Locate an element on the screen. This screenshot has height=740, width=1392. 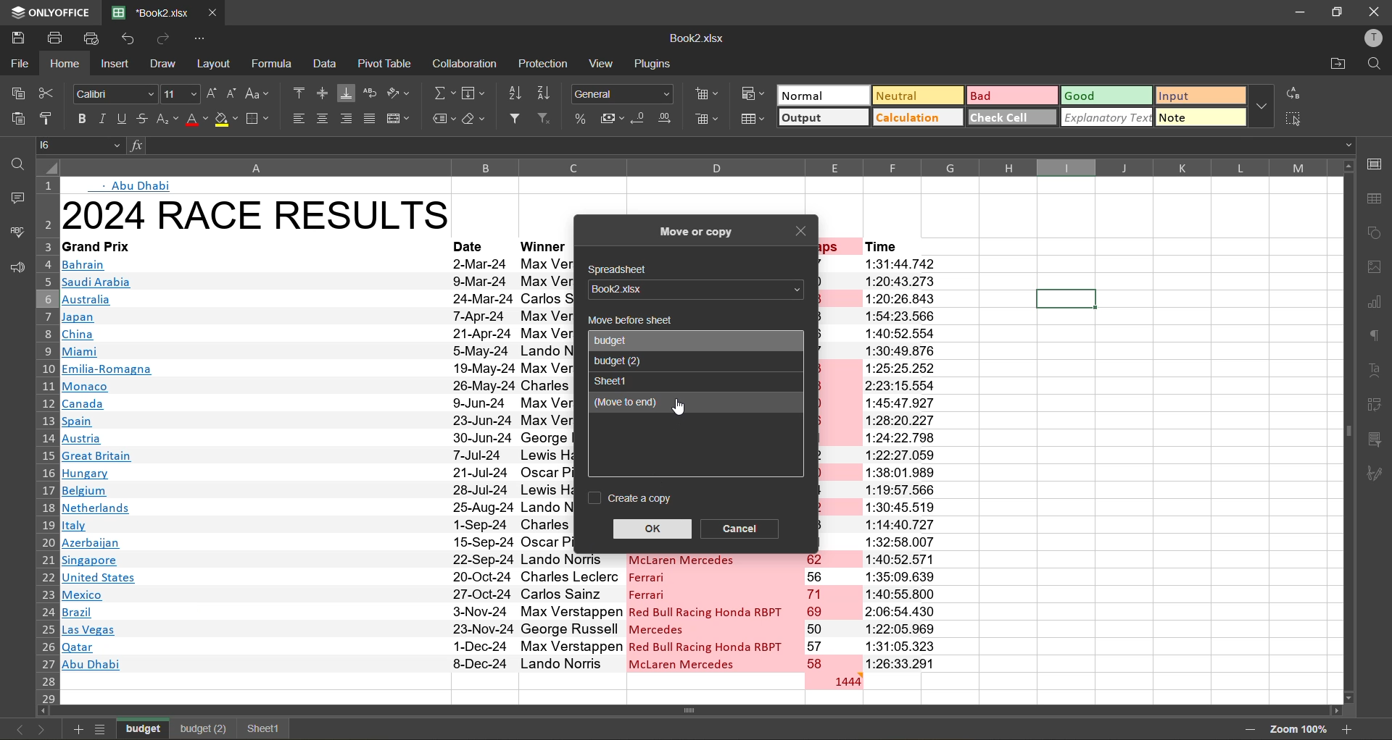
select all is located at coordinates (1295, 119).